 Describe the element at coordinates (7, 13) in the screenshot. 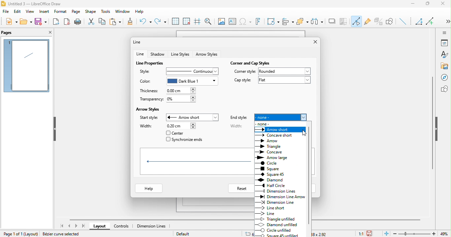

I see `file` at that location.